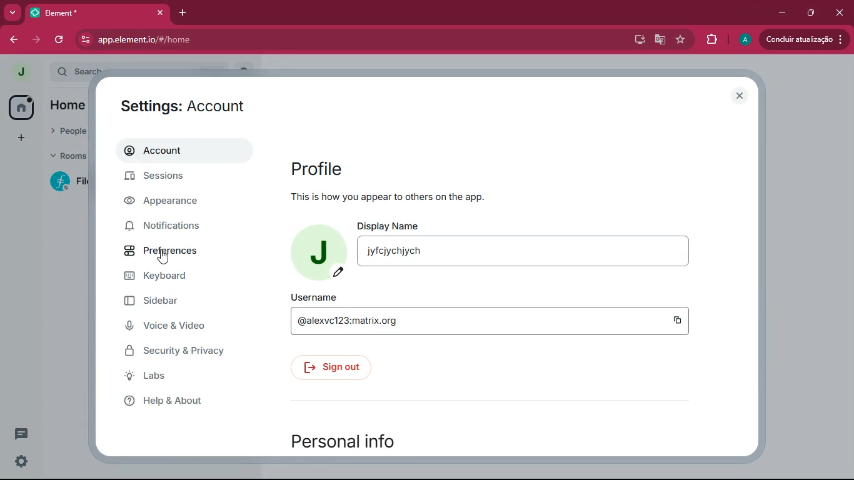 Image resolution: width=854 pixels, height=480 pixels. Describe the element at coordinates (680, 41) in the screenshot. I see `favourite ` at that location.